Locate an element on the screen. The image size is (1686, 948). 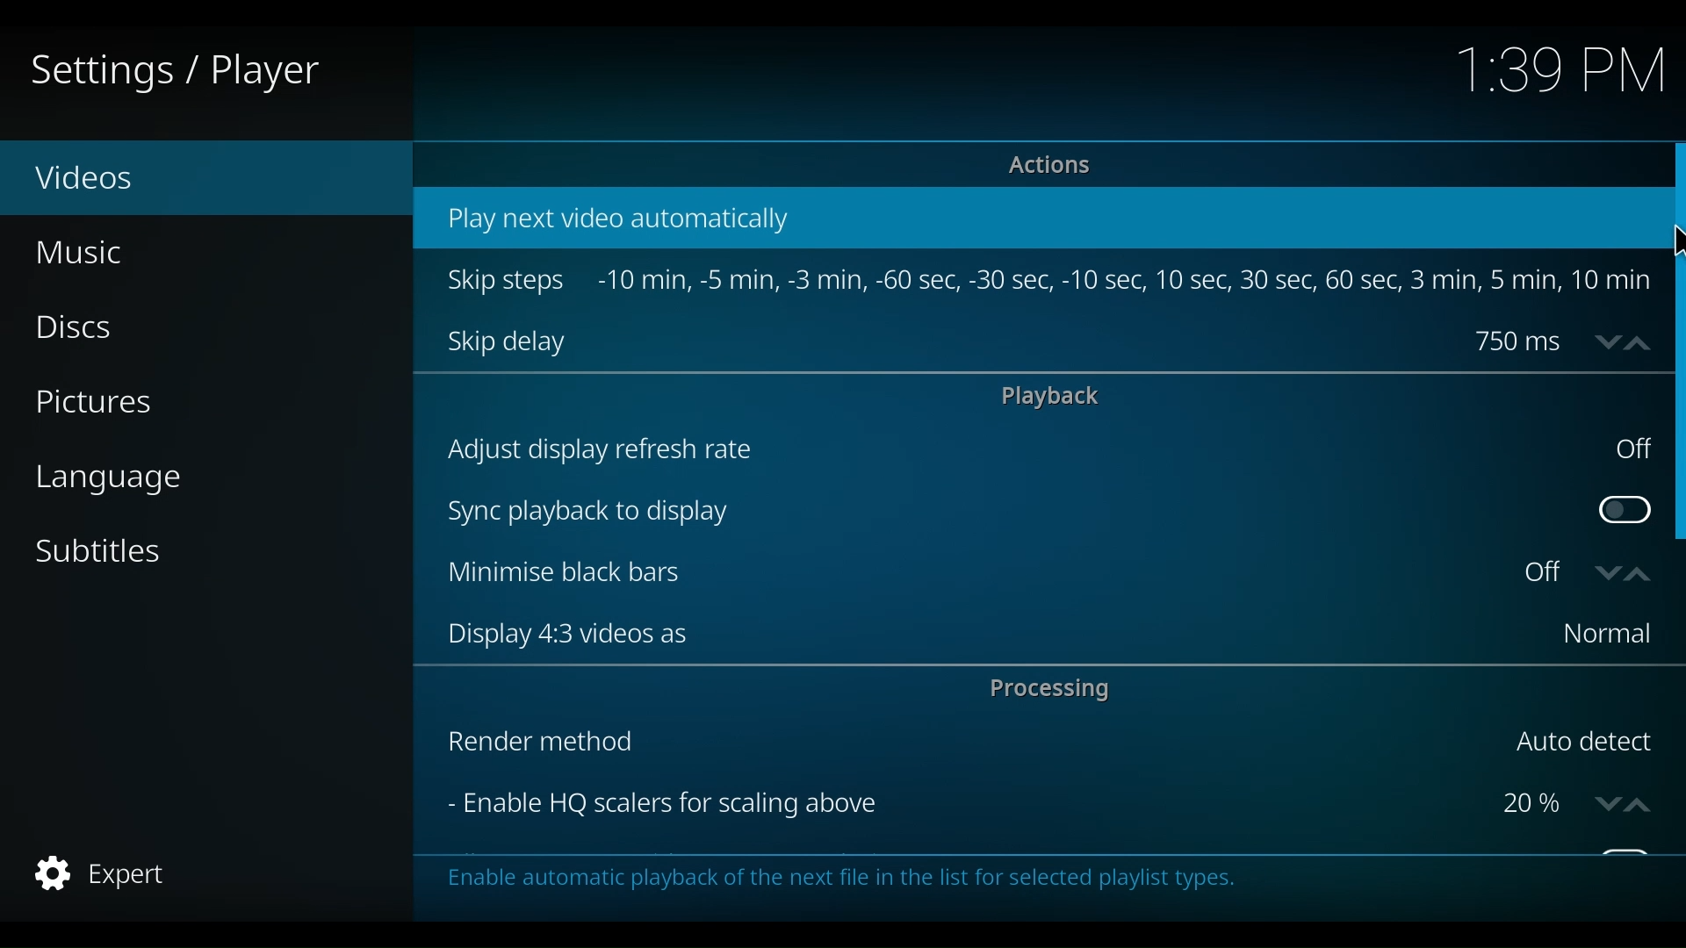
playback is located at coordinates (1049, 396).